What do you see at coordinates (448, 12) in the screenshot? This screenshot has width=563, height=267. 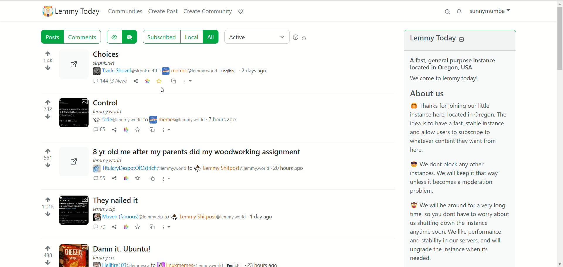 I see `search` at bounding box center [448, 12].